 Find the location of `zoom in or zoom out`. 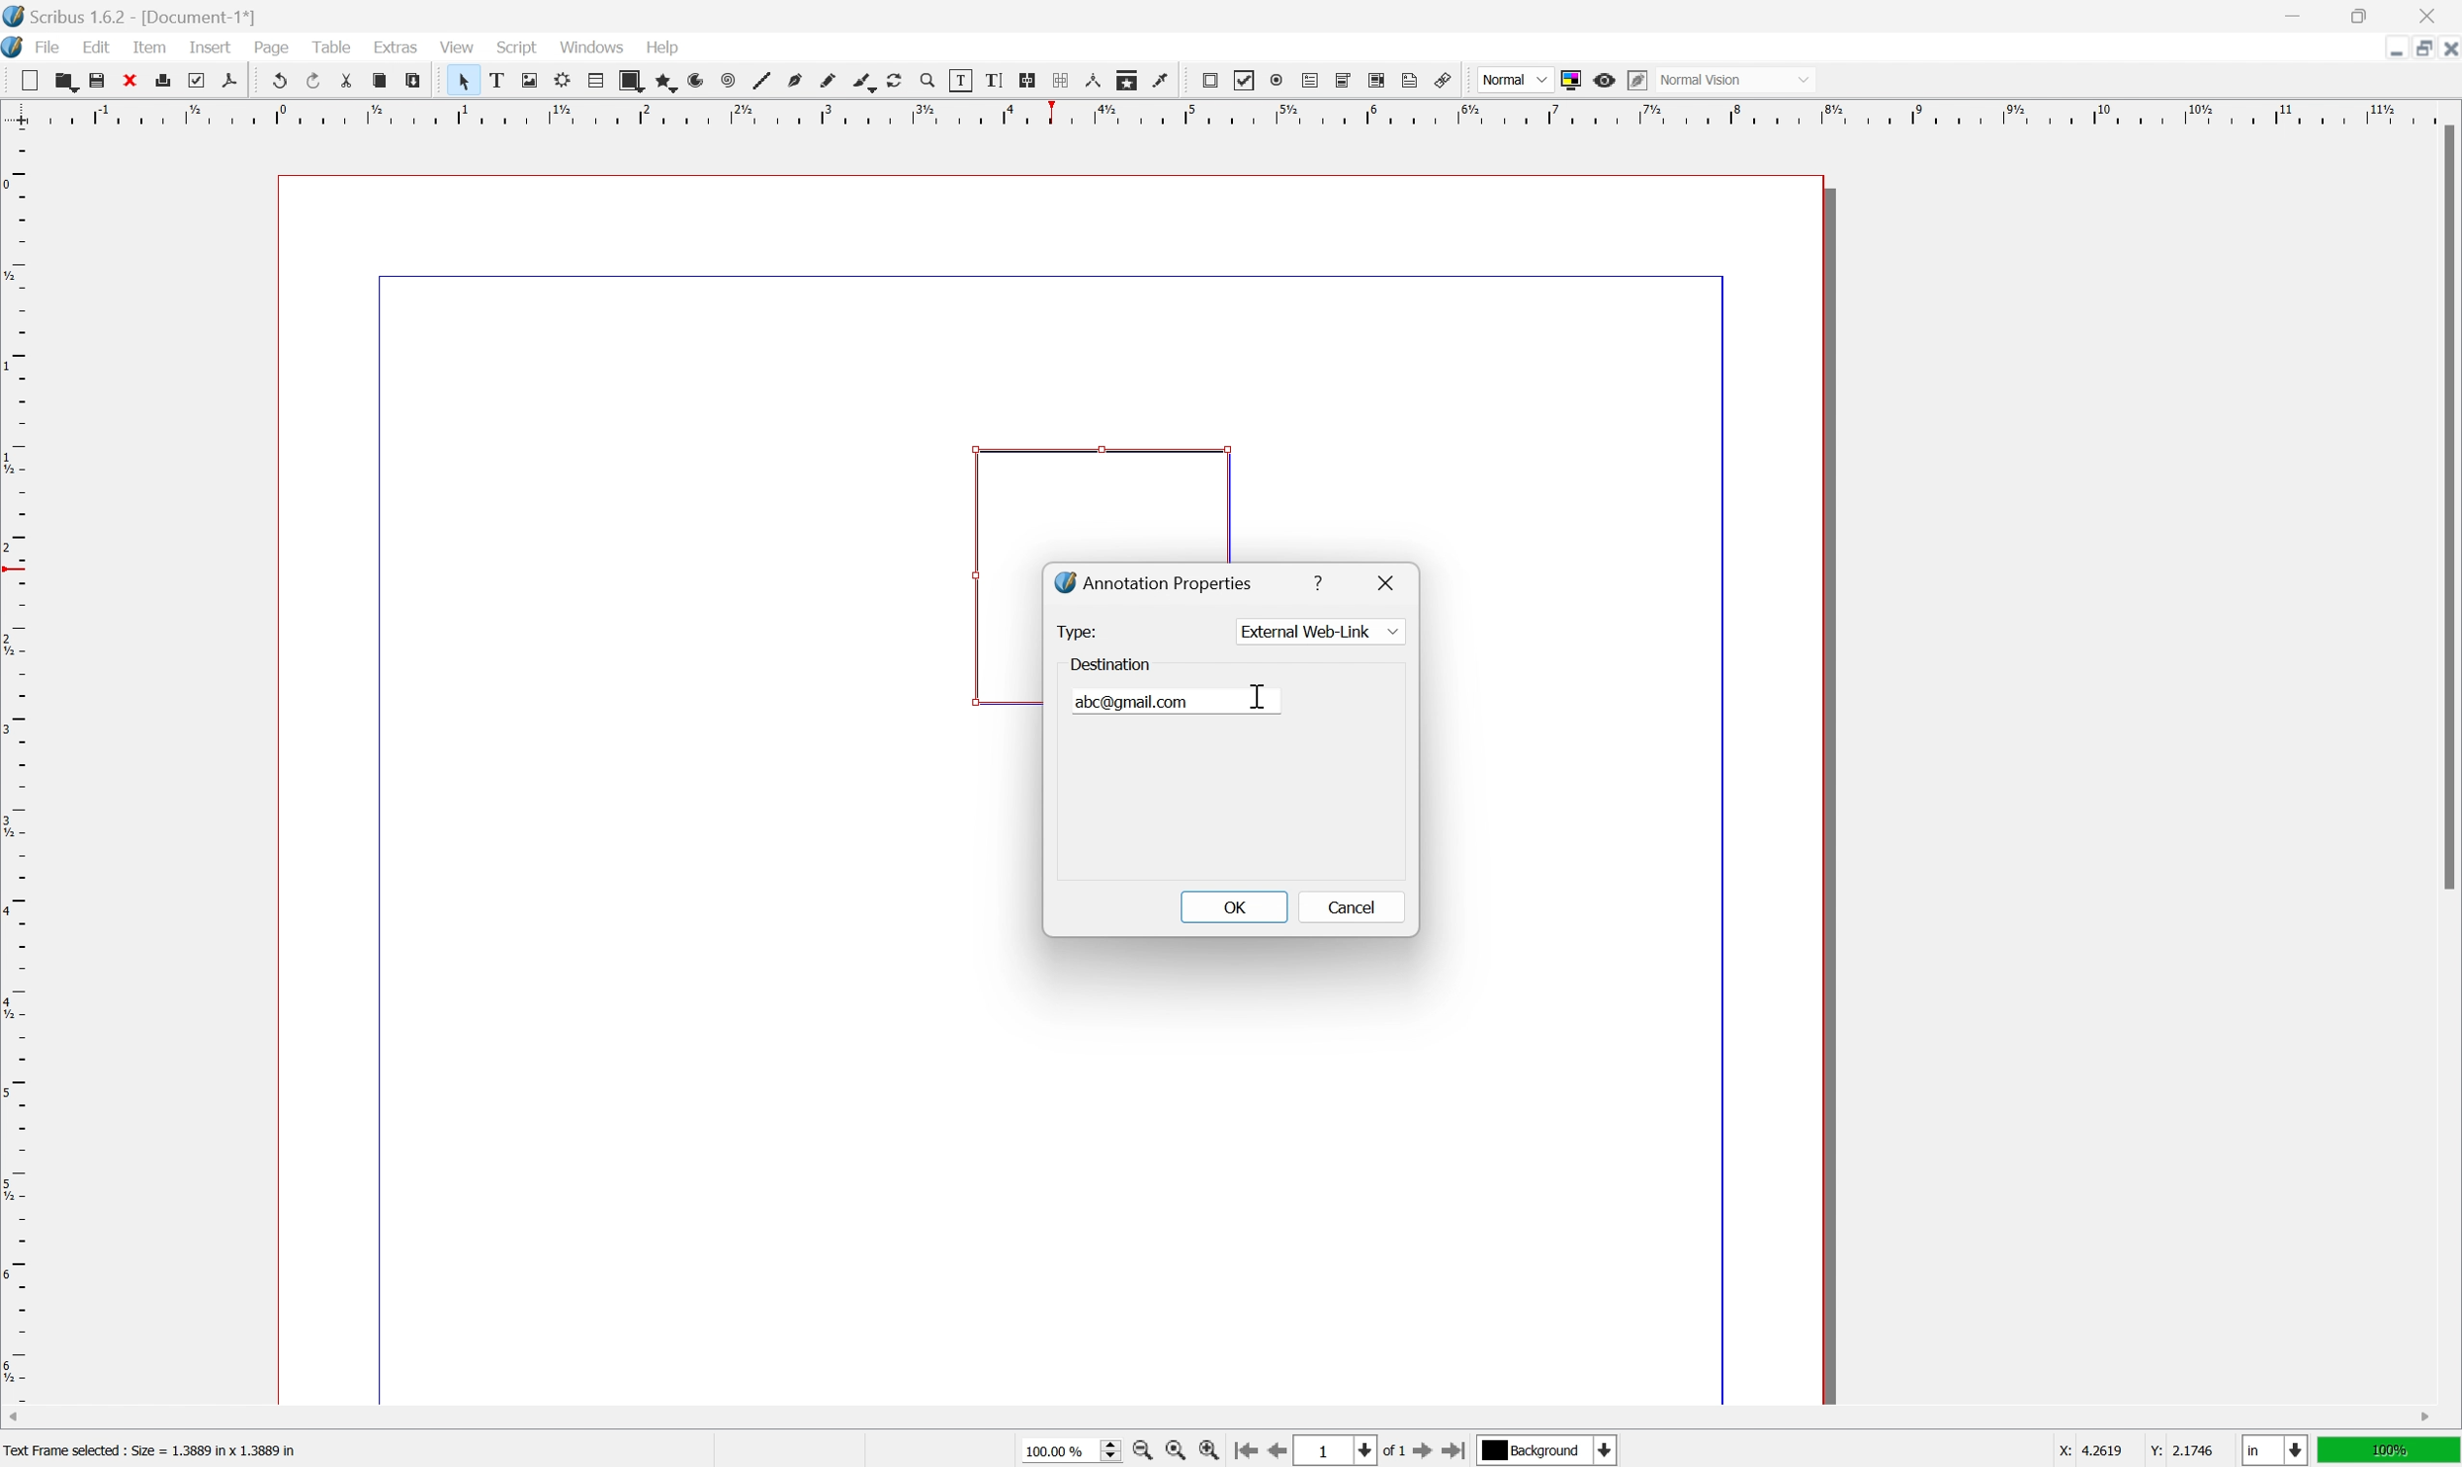

zoom in or zoom out is located at coordinates (928, 81).